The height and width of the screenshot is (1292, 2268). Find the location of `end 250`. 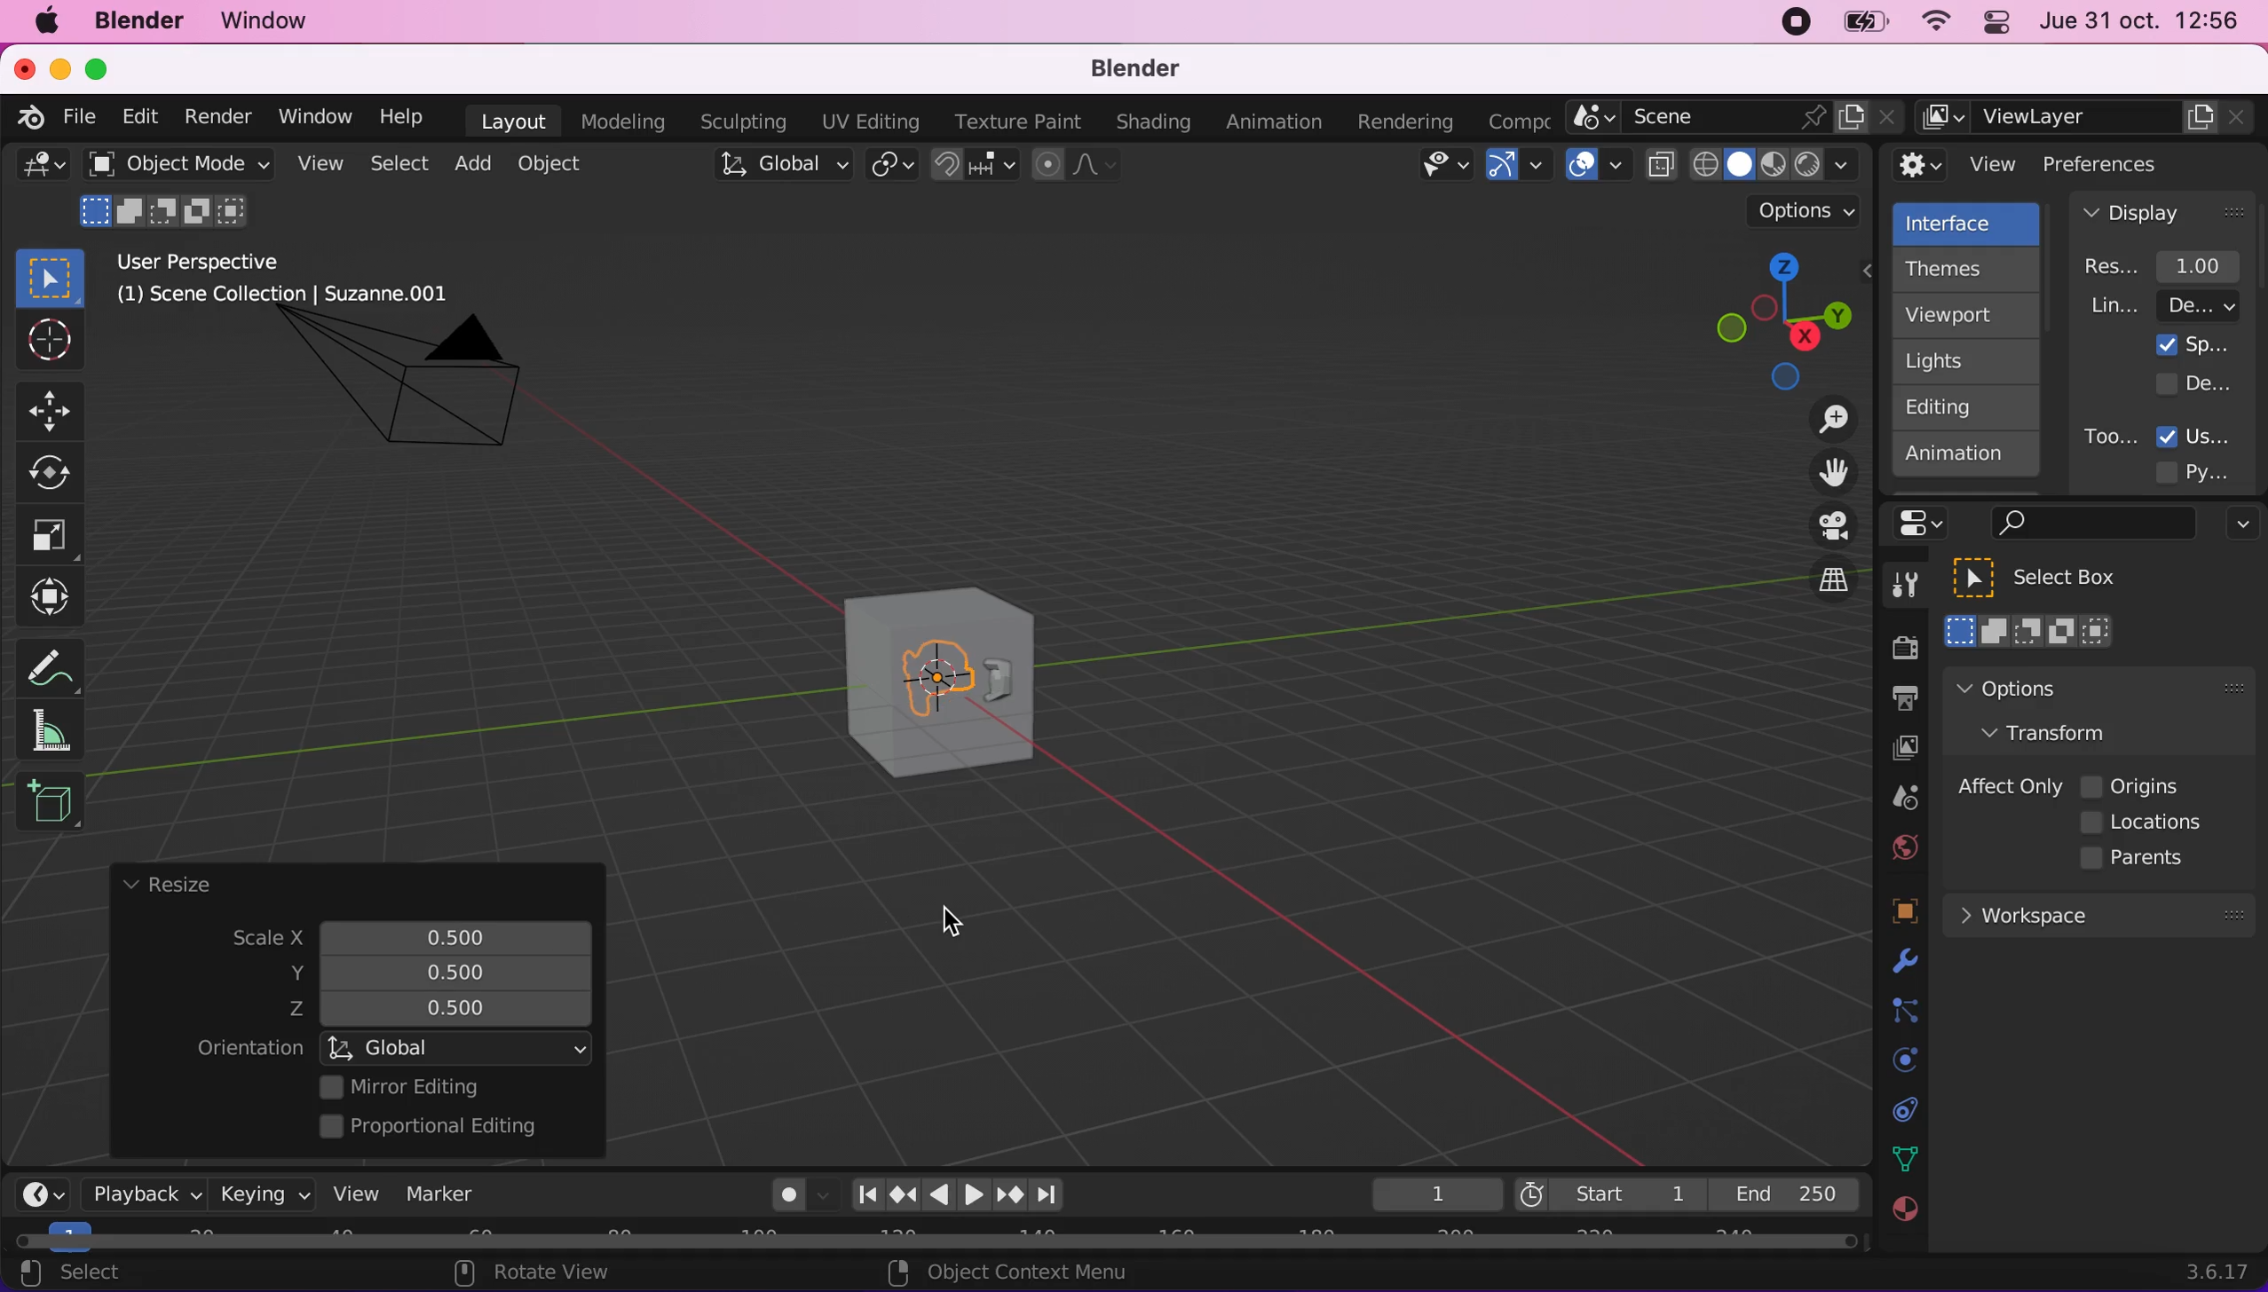

end 250 is located at coordinates (1784, 1193).